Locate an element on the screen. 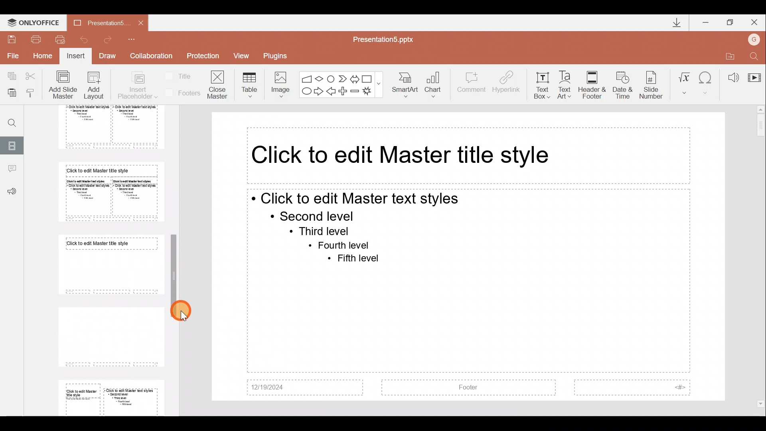 The height and width of the screenshot is (431, 766). Comment is located at coordinates (472, 86).